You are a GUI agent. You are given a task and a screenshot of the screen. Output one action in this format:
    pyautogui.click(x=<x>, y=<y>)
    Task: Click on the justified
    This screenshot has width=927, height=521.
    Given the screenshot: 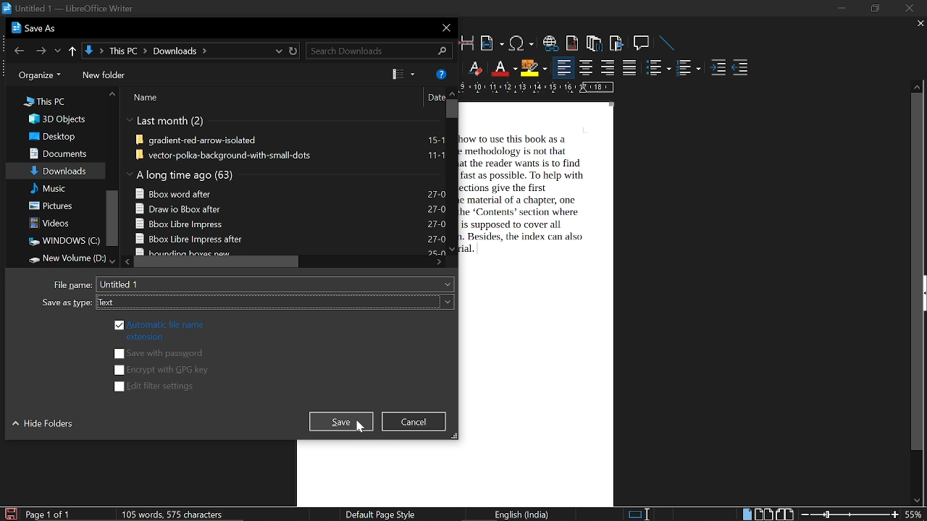 What is the action you would take?
    pyautogui.click(x=630, y=67)
    